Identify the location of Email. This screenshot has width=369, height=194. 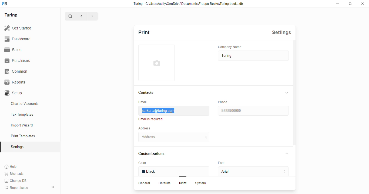
(145, 102).